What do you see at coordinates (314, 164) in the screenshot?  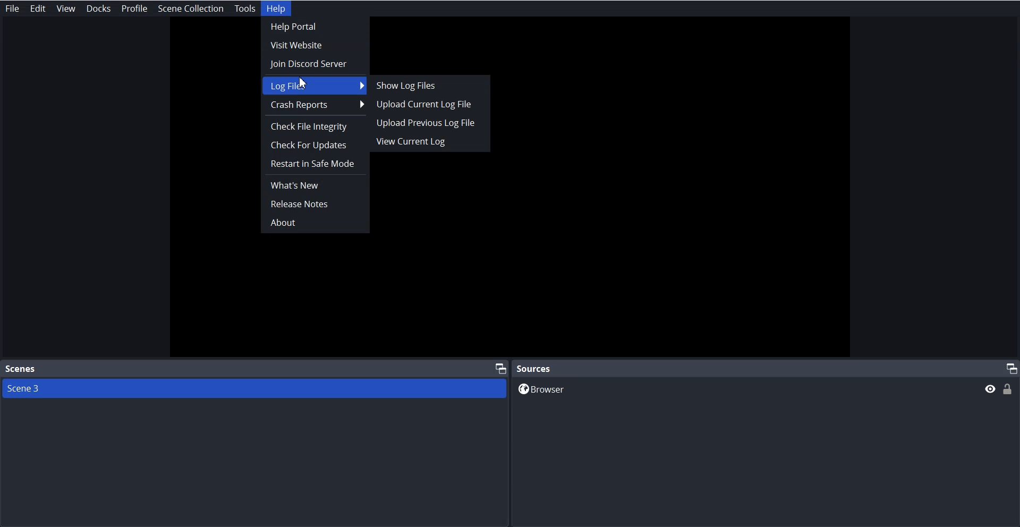 I see `Restart in Safe Mode` at bounding box center [314, 164].